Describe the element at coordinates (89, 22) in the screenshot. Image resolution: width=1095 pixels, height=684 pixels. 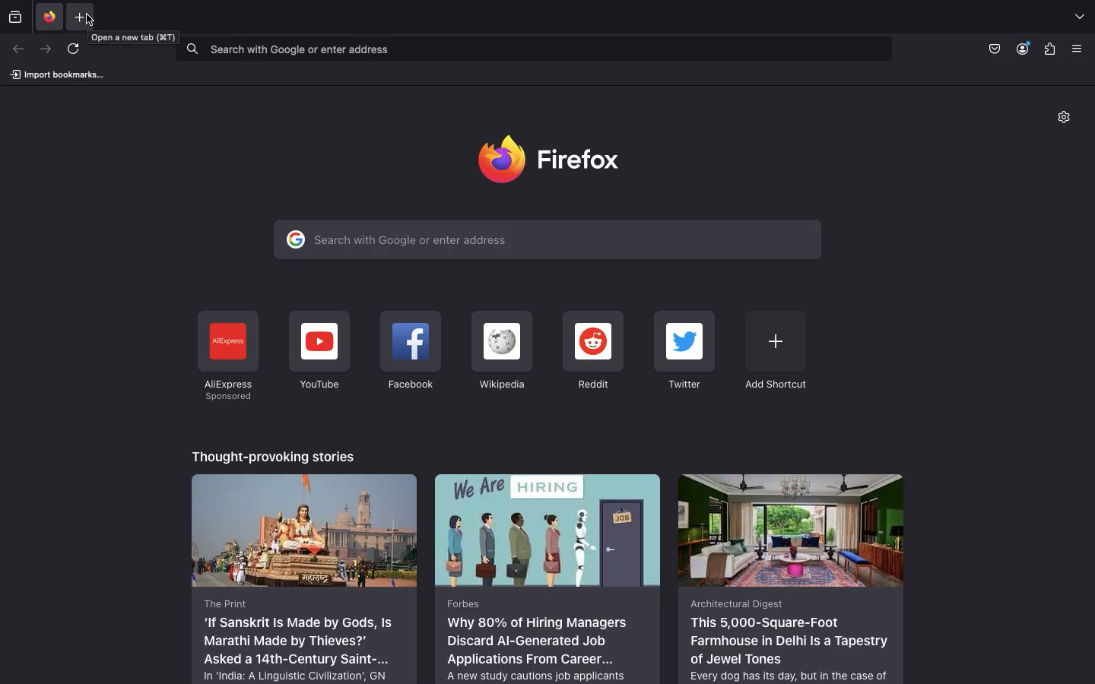
I see `Cursor` at that location.